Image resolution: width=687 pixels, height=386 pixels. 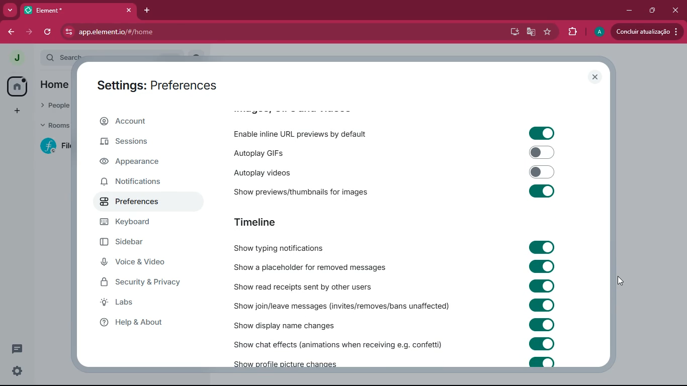 I want to click on toggle on/off, so click(x=542, y=172).